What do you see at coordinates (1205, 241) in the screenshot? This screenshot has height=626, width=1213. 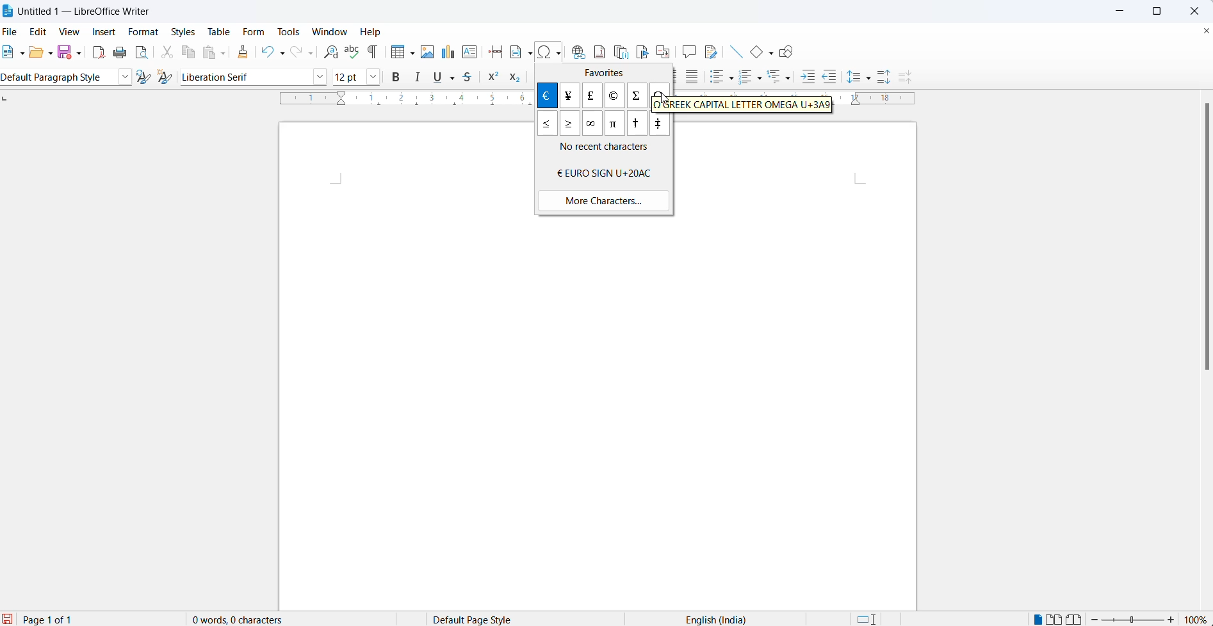 I see `scroll bar` at bounding box center [1205, 241].